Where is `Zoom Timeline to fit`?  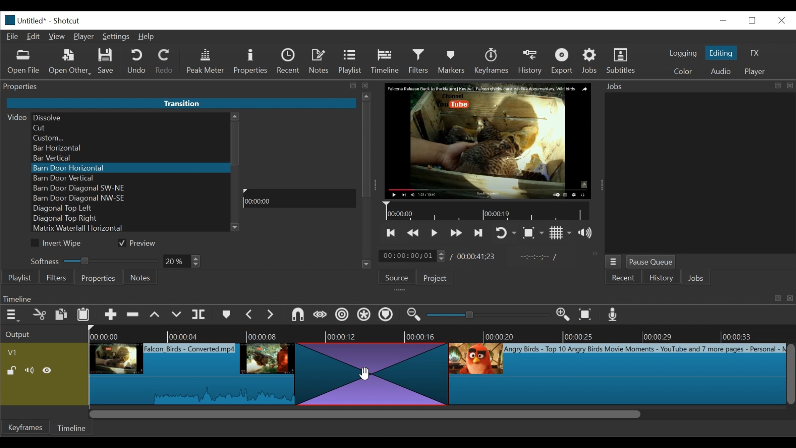
Zoom Timeline to fit is located at coordinates (586, 314).